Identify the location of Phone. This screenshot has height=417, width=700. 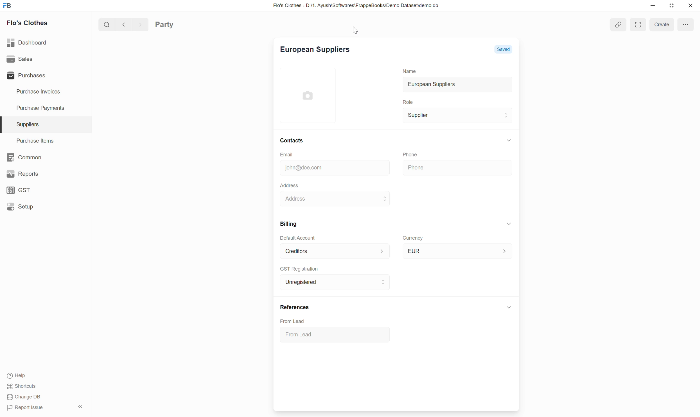
(428, 167).